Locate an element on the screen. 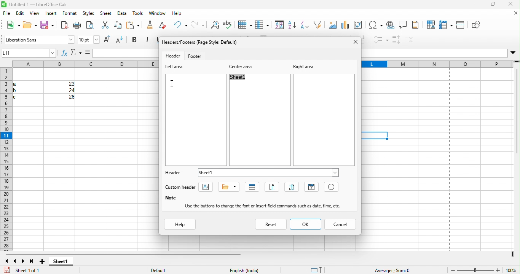 The height and width of the screenshot is (274, 520). sheet 1 of 1 is located at coordinates (25, 269).